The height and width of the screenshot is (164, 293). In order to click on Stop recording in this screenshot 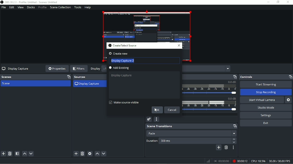, I will do `click(222, 161)`.